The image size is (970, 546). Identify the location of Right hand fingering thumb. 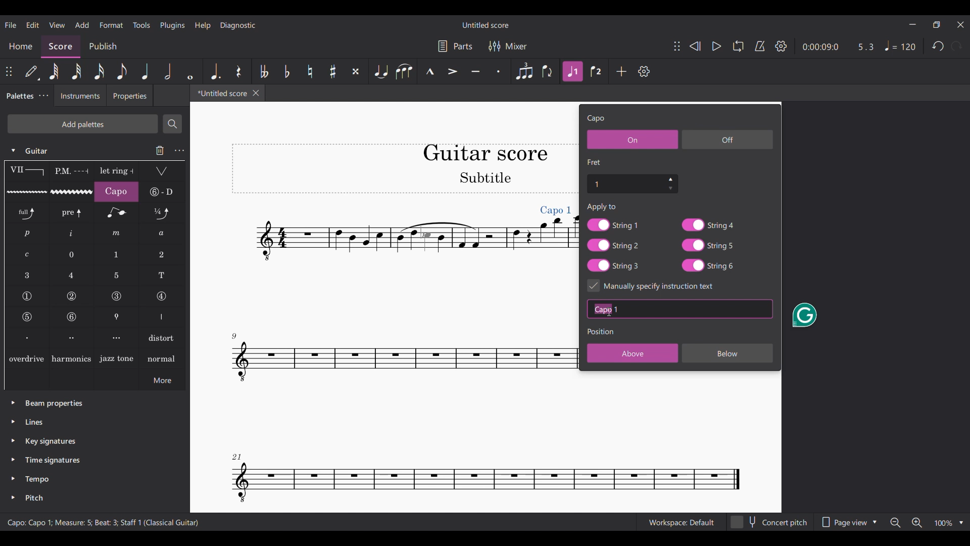
(162, 317).